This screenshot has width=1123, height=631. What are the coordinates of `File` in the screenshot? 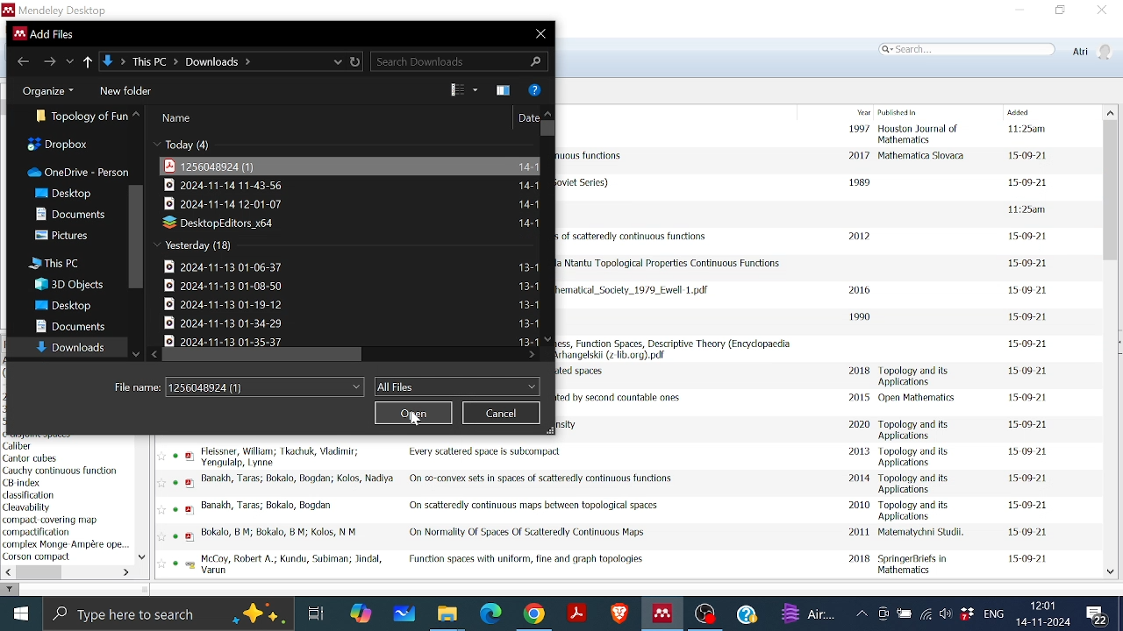 It's located at (530, 287).